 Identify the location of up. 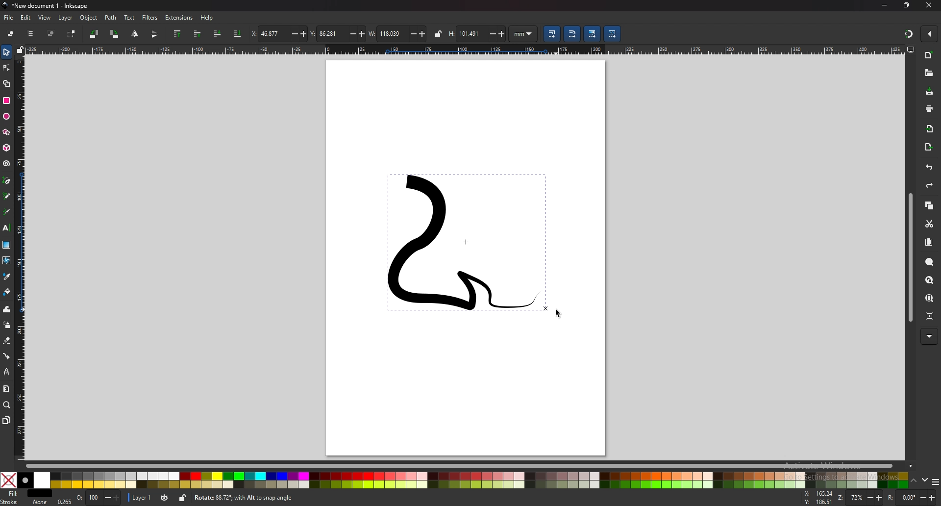
(914, 481).